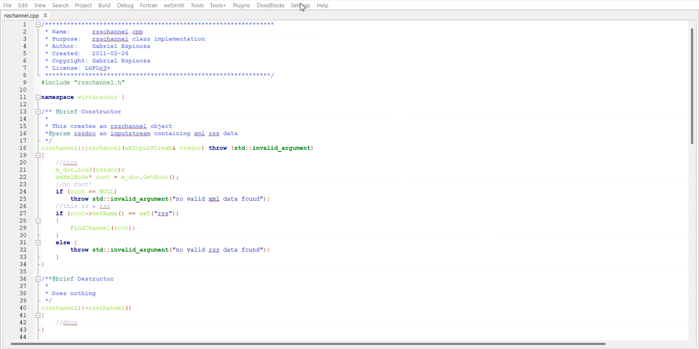 Image resolution: width=699 pixels, height=349 pixels. What do you see at coordinates (197, 5) in the screenshot?
I see `Tools` at bounding box center [197, 5].